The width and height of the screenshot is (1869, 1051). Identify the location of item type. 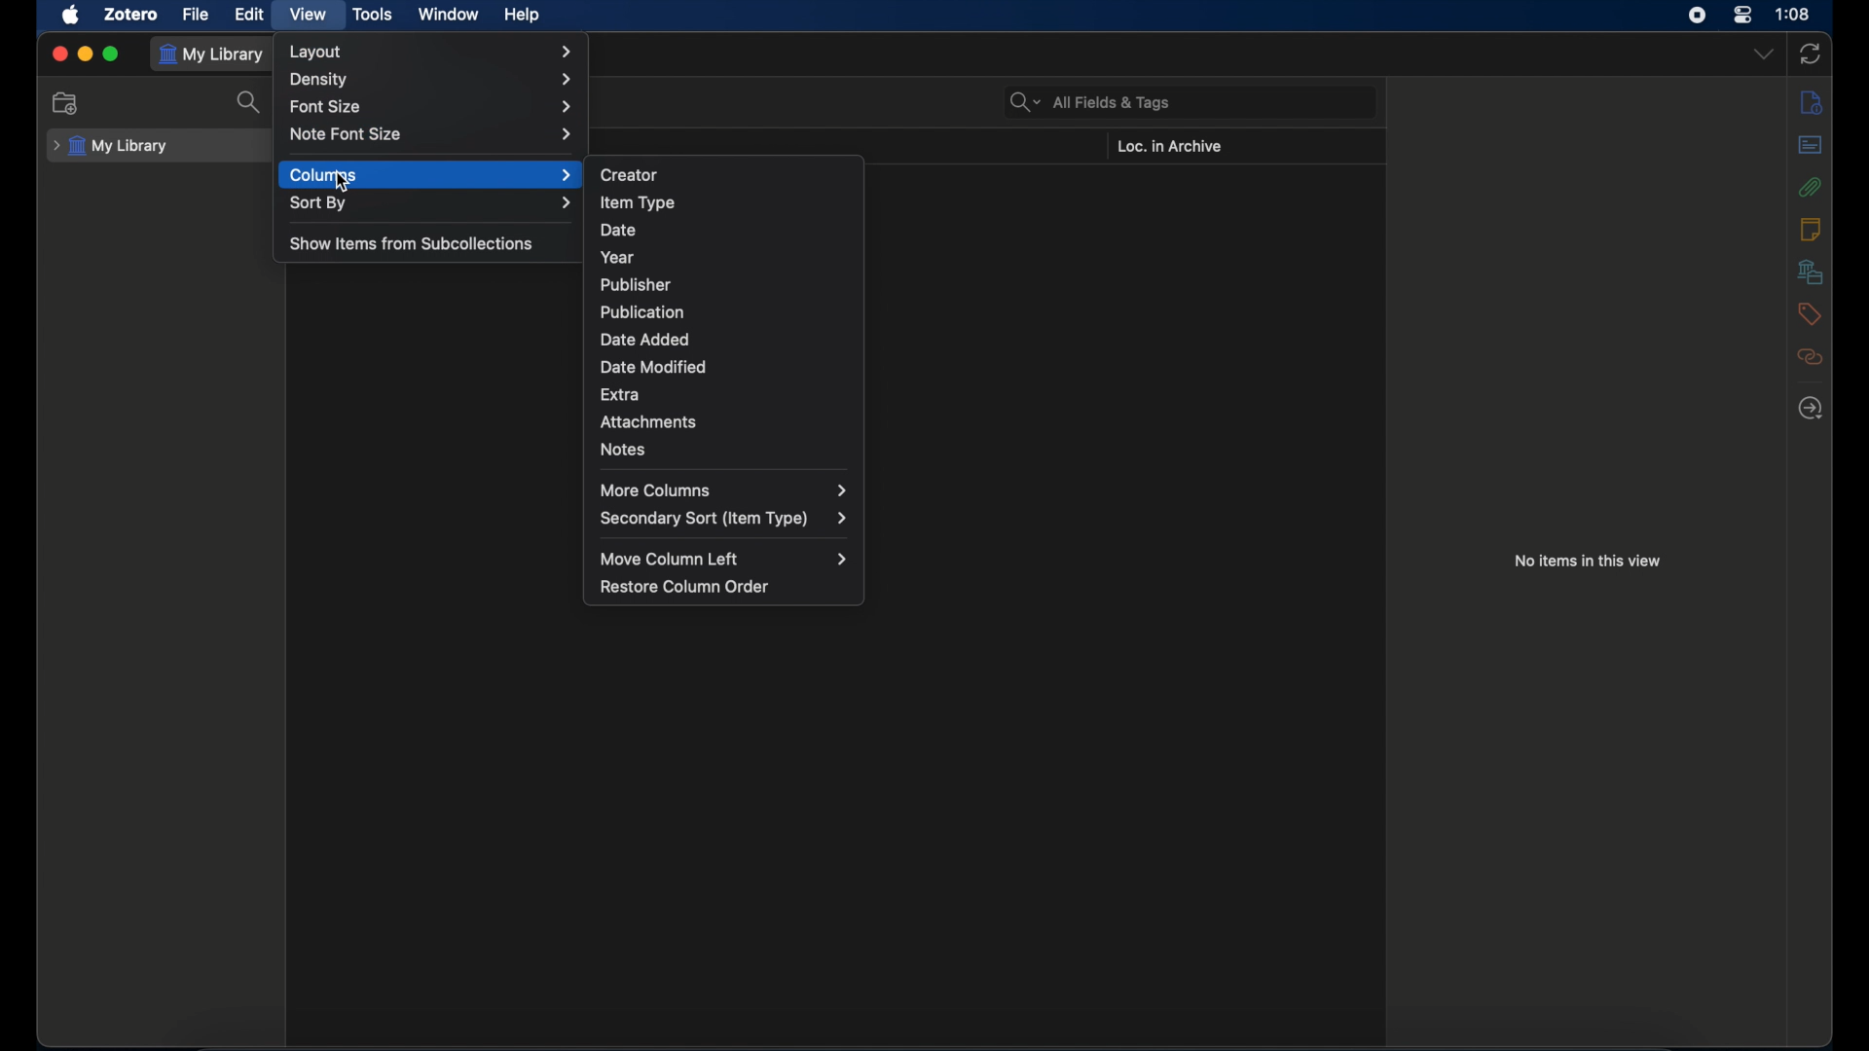
(637, 202).